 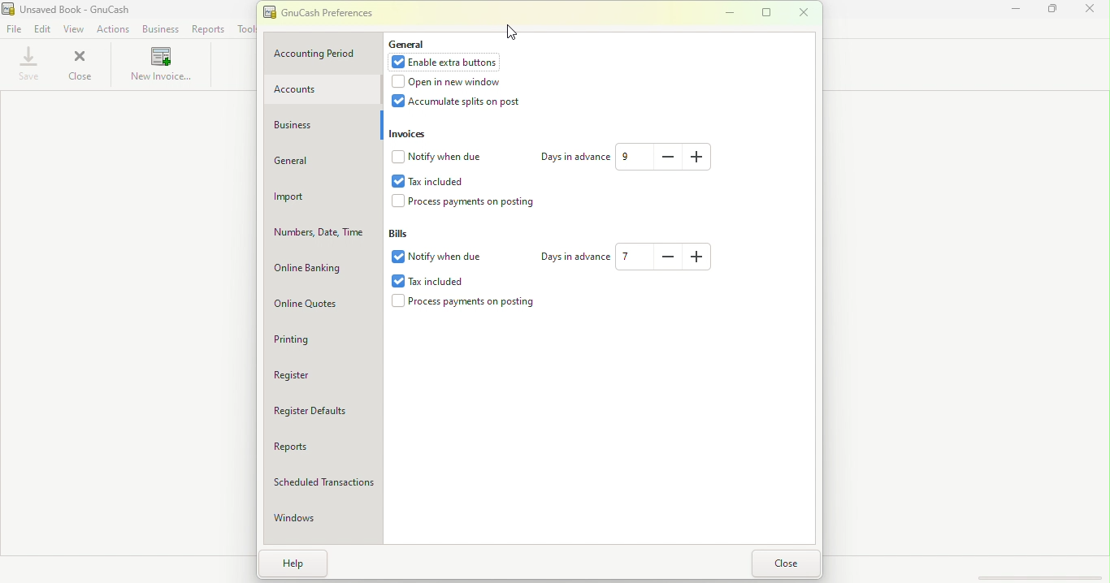 I want to click on Business, so click(x=160, y=28).